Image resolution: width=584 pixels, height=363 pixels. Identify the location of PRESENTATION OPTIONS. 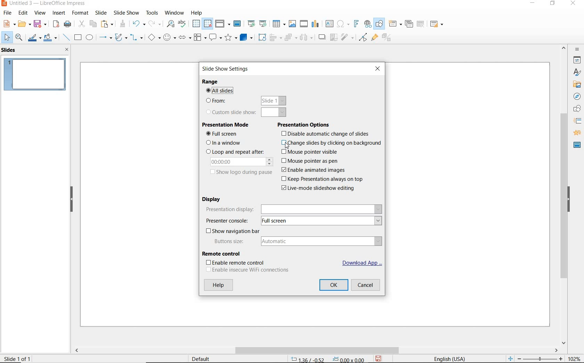
(303, 125).